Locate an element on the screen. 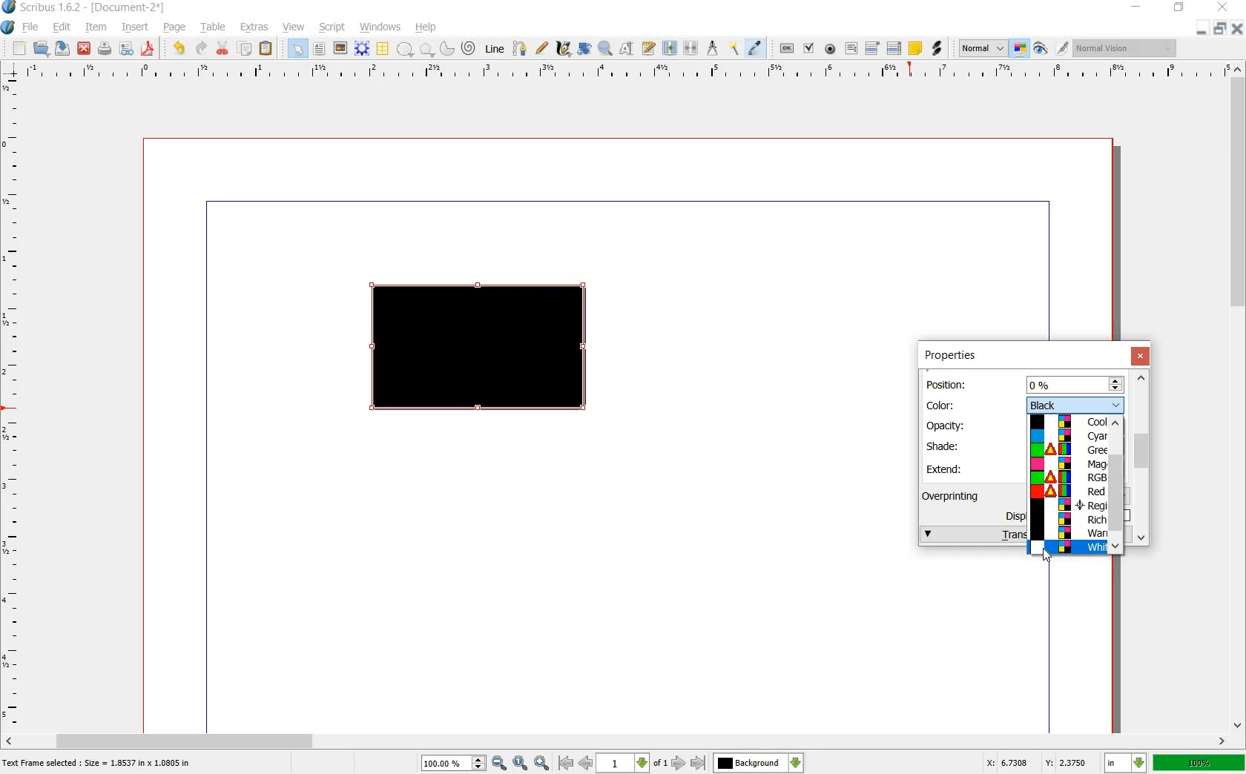 The height and width of the screenshot is (774, 1246). link text frame is located at coordinates (669, 49).